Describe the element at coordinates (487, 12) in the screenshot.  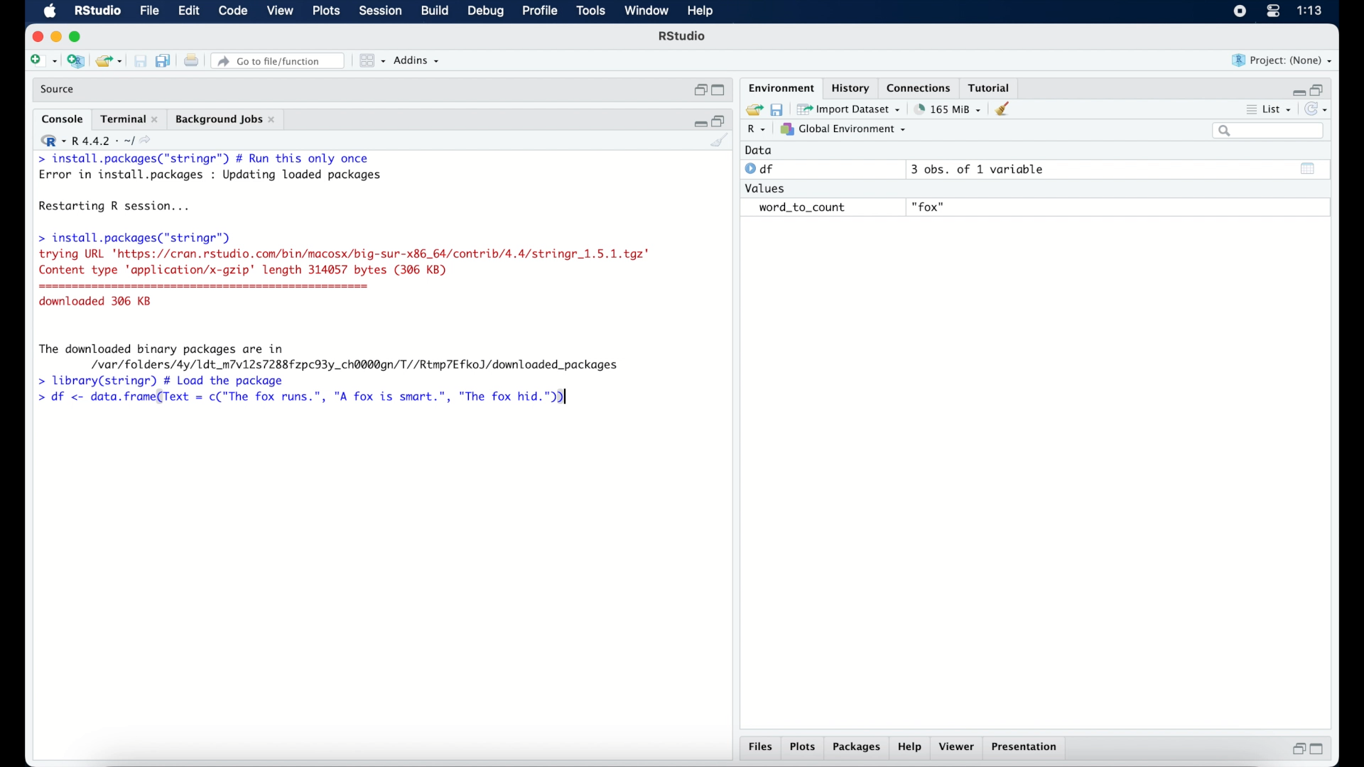
I see `debug` at that location.